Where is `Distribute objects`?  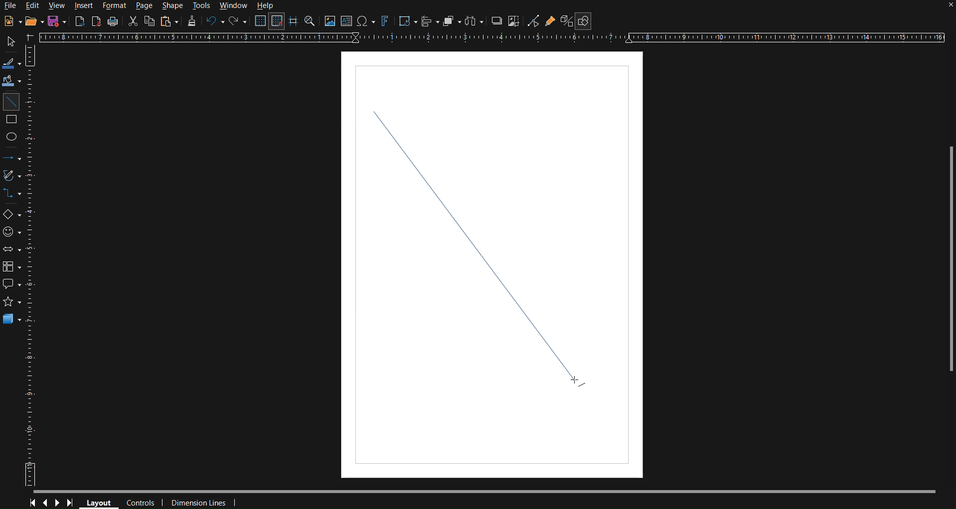
Distribute objects is located at coordinates (476, 21).